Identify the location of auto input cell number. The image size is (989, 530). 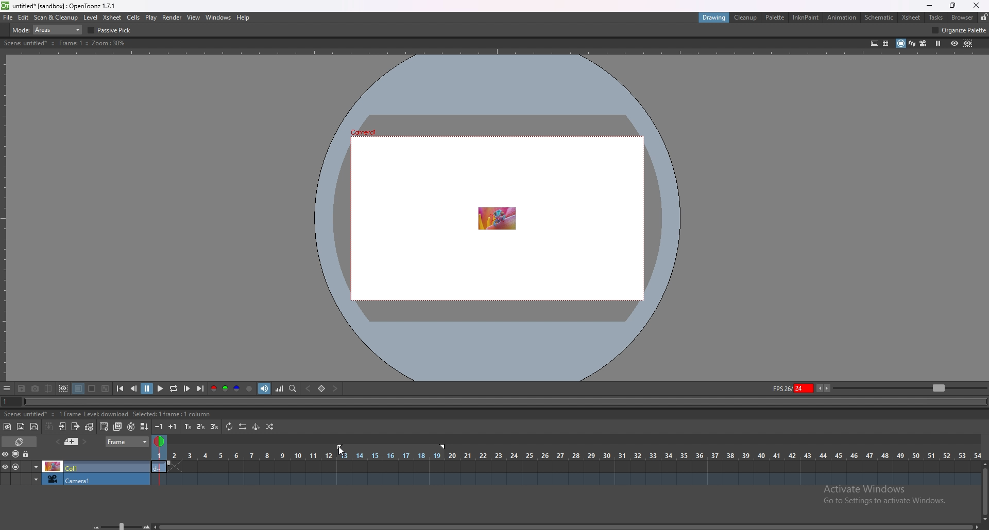
(131, 427).